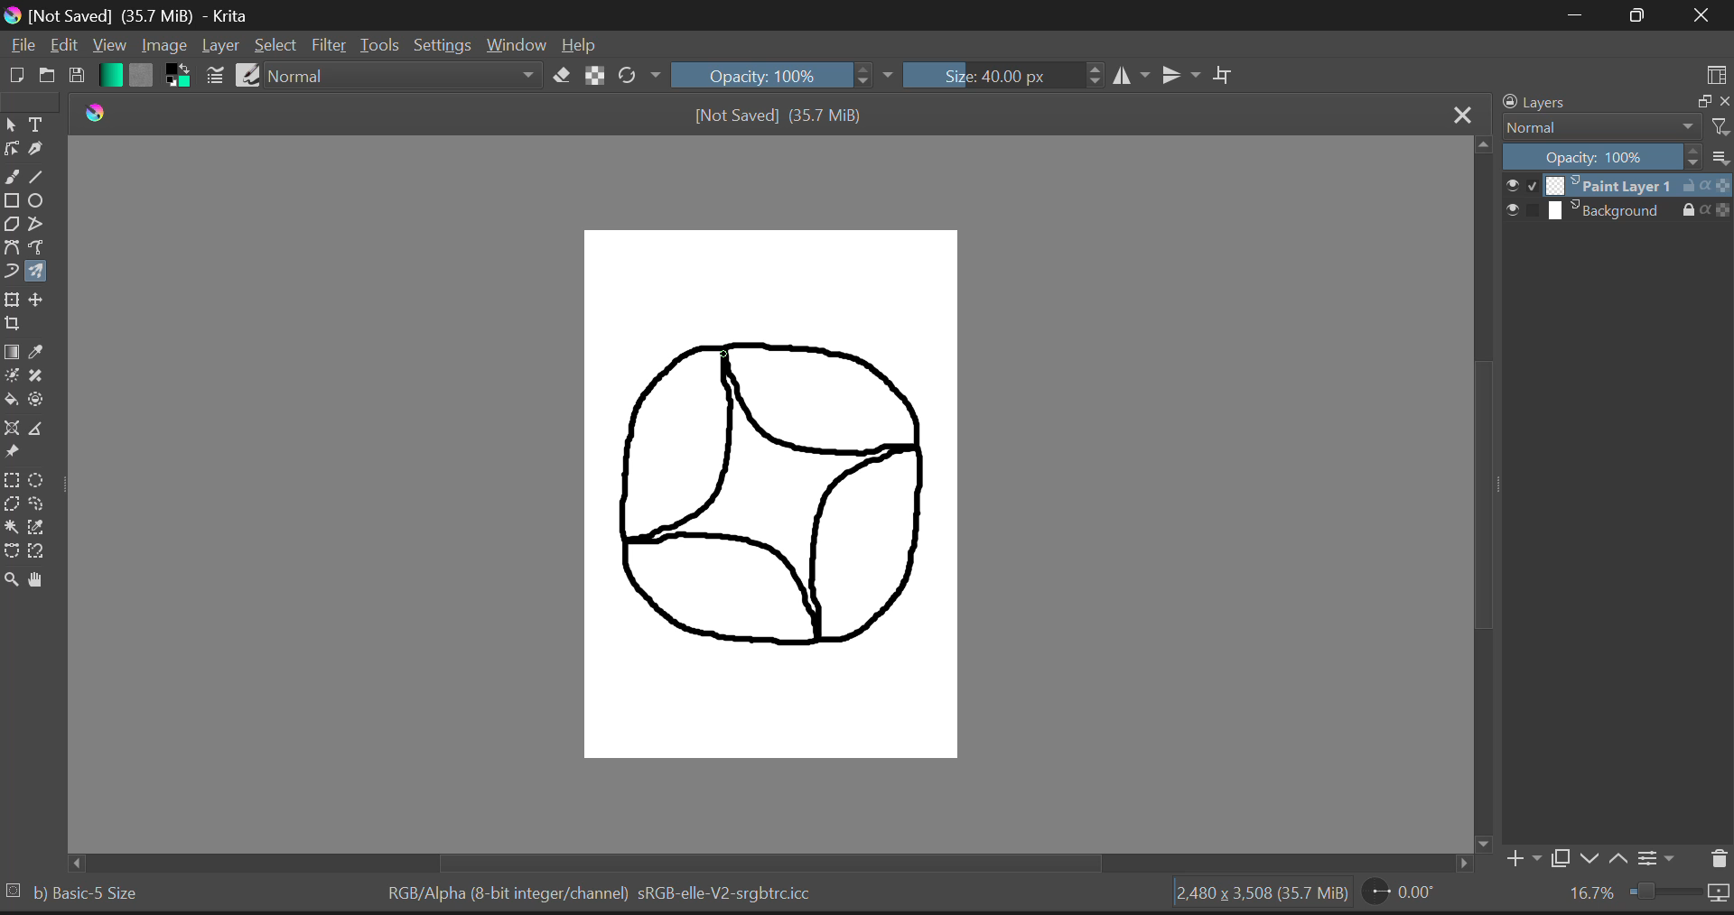  What do you see at coordinates (76, 77) in the screenshot?
I see `Save` at bounding box center [76, 77].